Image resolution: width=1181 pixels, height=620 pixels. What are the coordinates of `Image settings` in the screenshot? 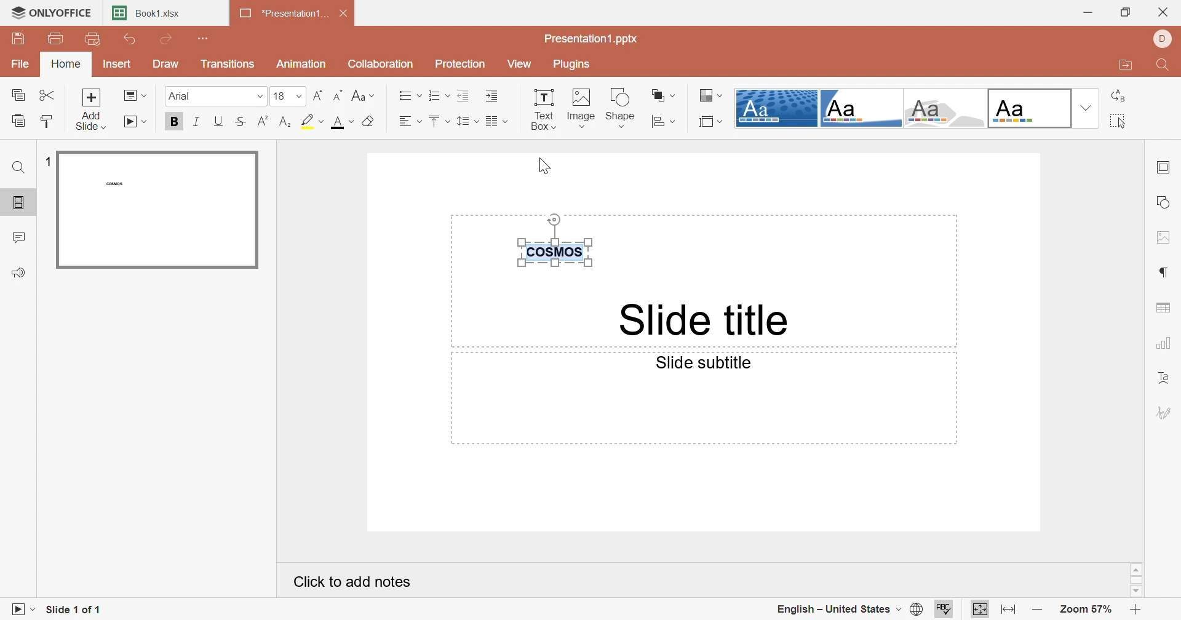 It's located at (1167, 238).